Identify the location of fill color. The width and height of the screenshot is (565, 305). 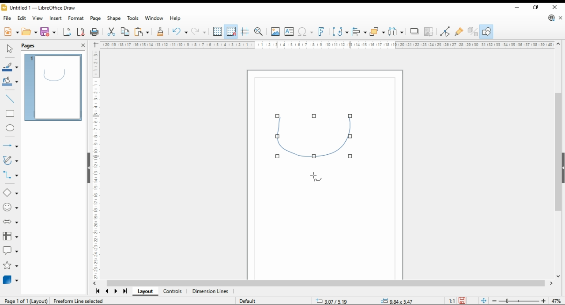
(10, 81).